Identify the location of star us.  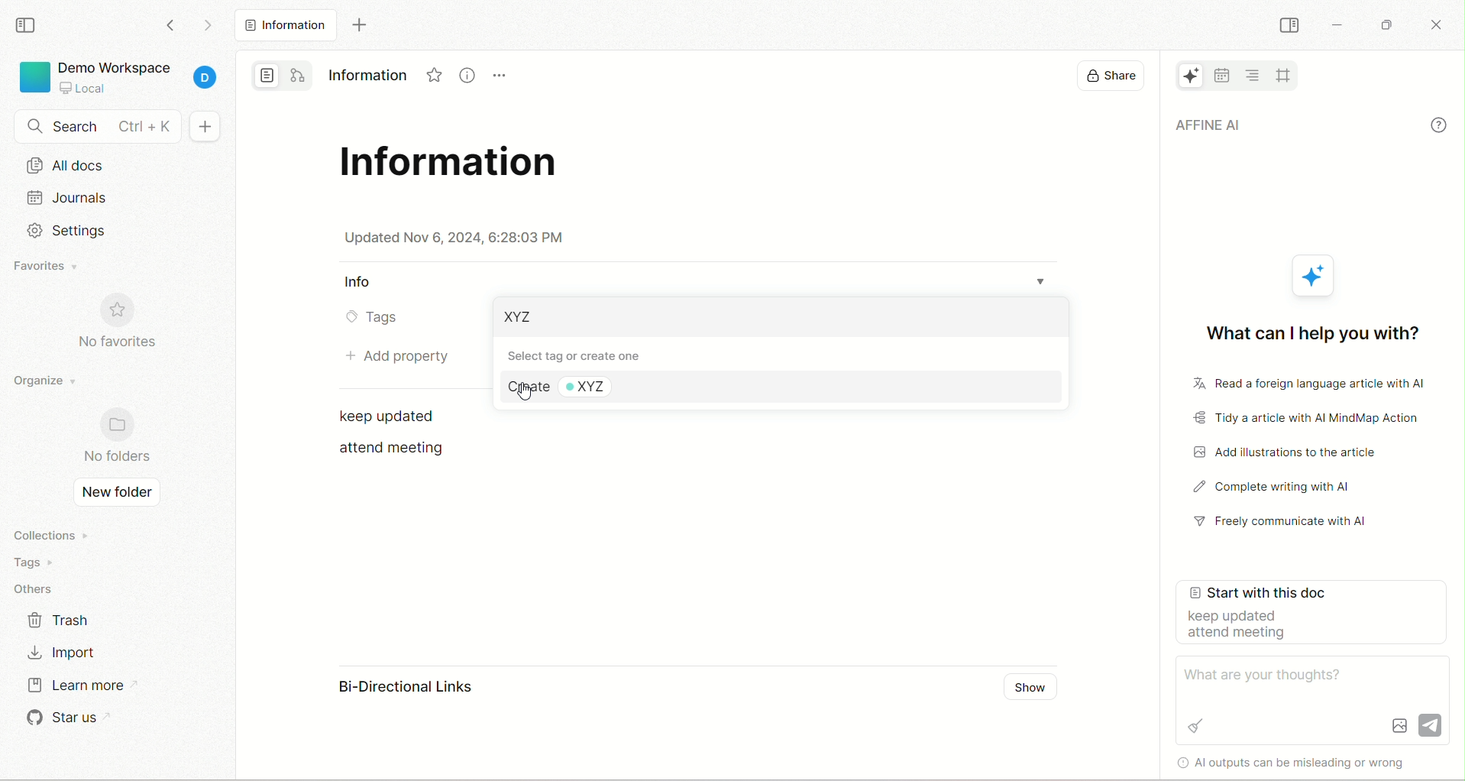
(63, 718).